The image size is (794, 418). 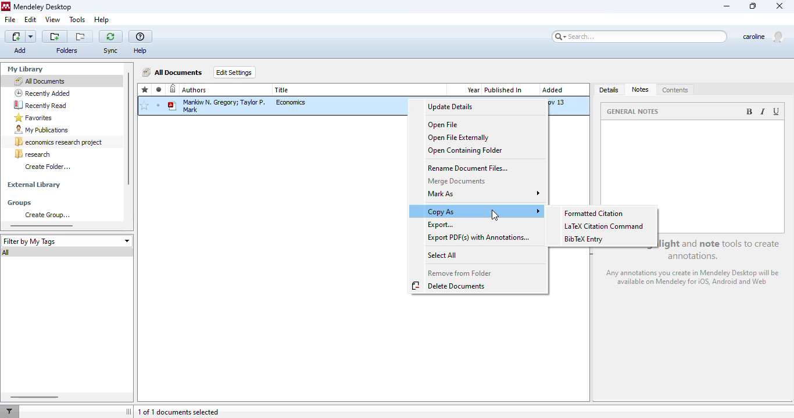 I want to click on open file externally, so click(x=460, y=138).